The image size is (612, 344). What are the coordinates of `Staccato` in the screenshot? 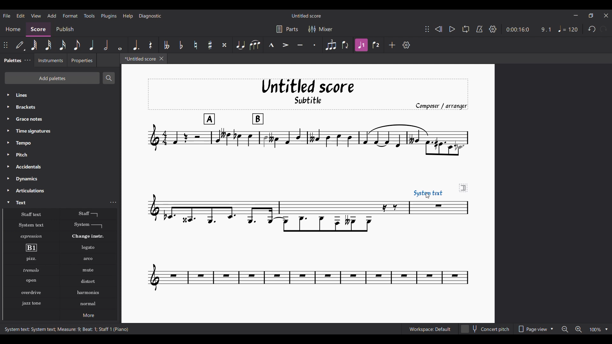 It's located at (315, 45).